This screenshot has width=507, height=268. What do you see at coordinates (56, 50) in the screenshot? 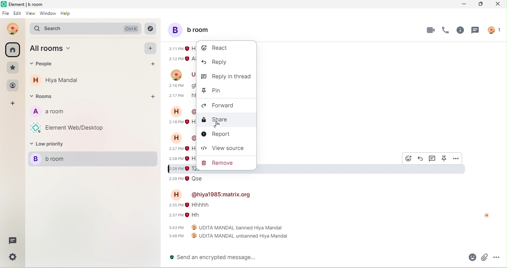
I see `all room` at bounding box center [56, 50].